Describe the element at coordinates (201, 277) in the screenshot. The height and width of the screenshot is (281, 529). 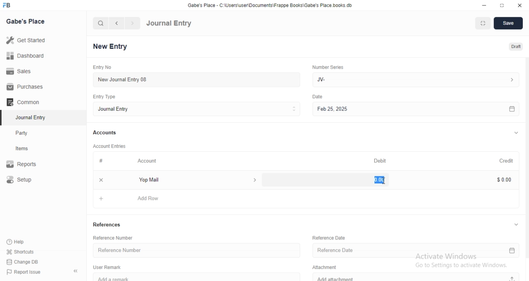
I see `Add a remark` at that location.